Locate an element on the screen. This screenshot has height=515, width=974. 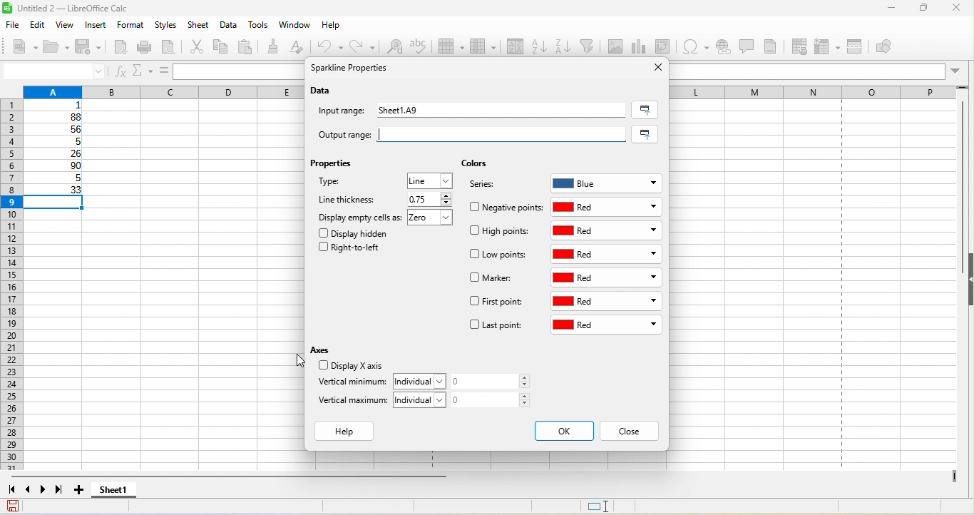
standard selection is located at coordinates (608, 506).